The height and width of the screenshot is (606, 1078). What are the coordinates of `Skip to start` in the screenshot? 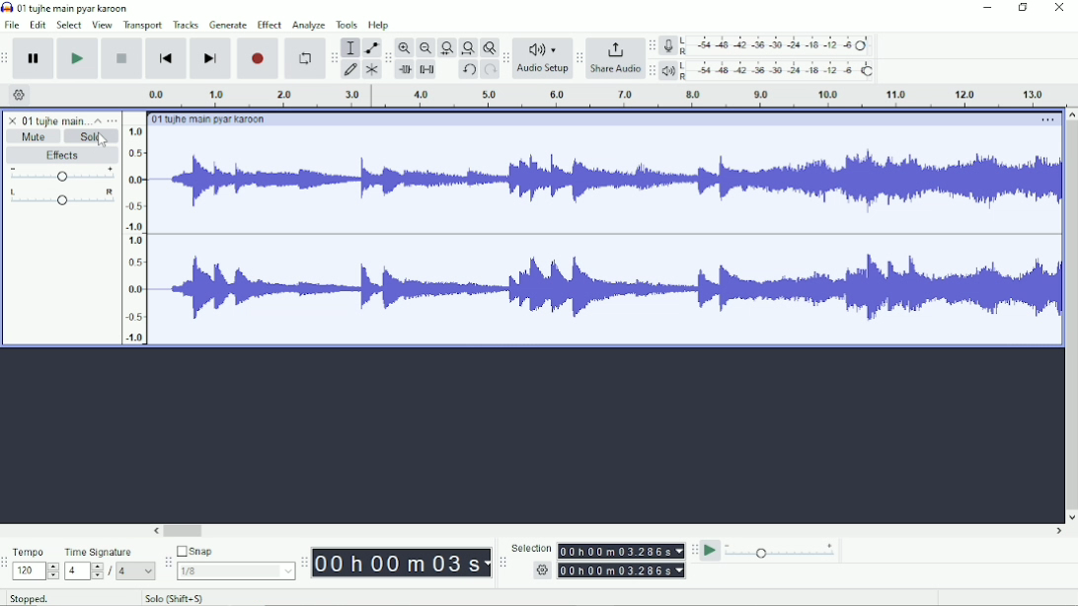 It's located at (166, 59).